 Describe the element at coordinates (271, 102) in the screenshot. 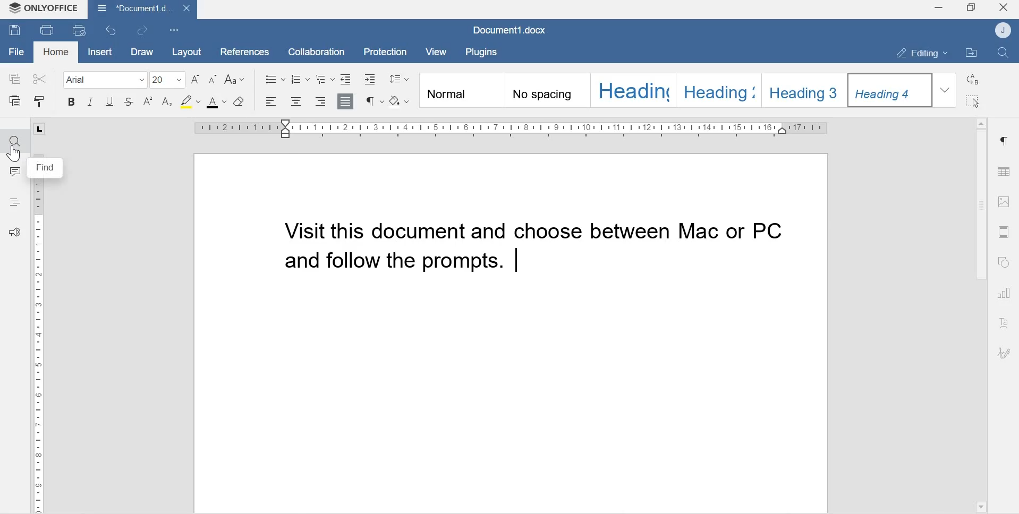

I see `Align left` at that location.